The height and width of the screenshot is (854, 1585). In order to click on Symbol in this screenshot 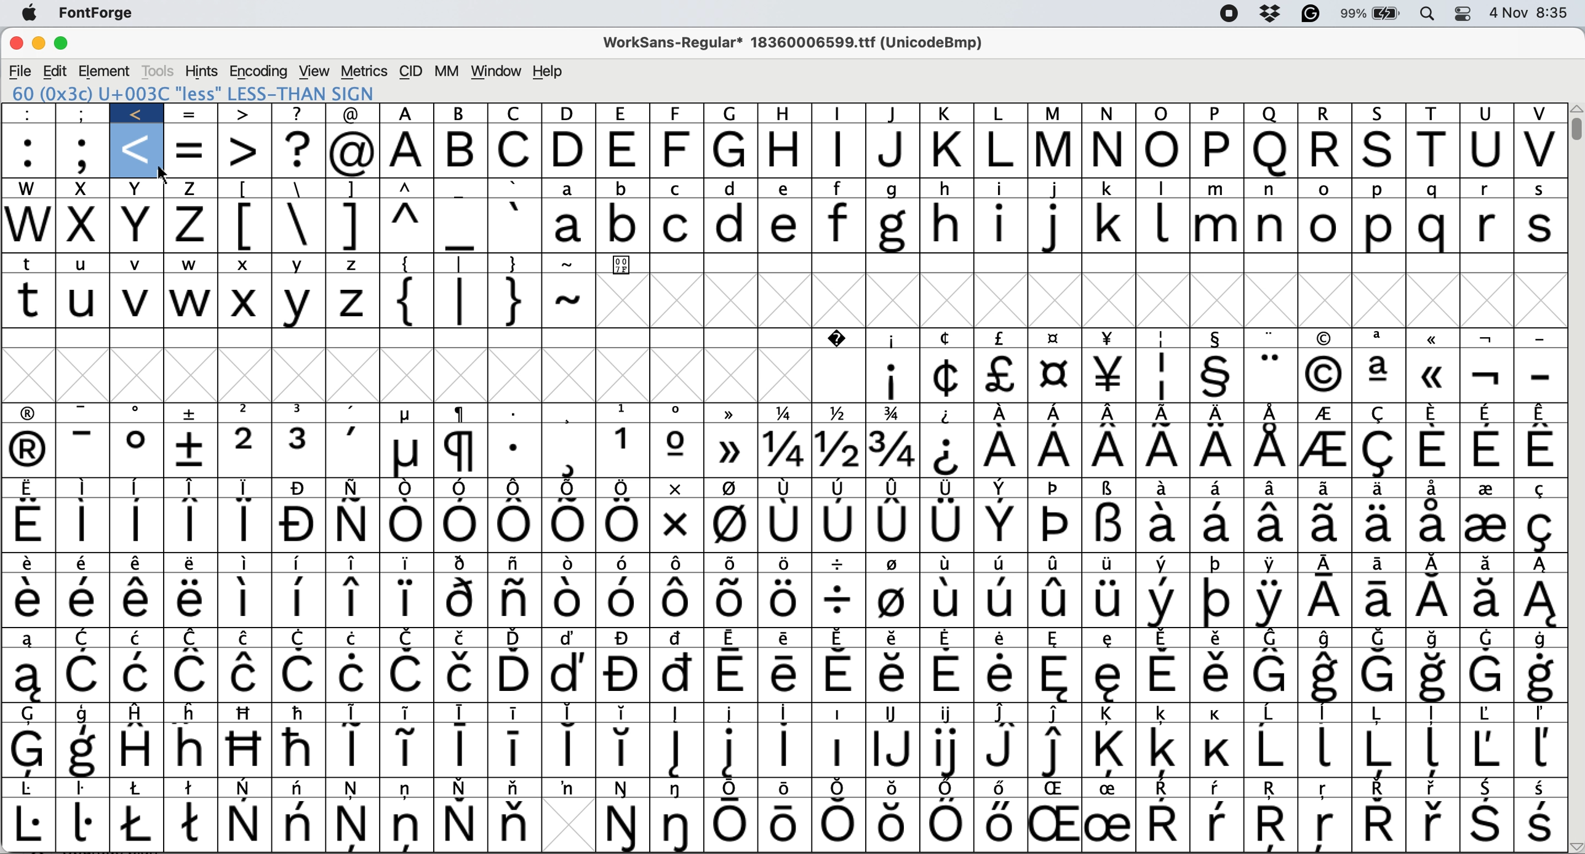, I will do `click(681, 413)`.